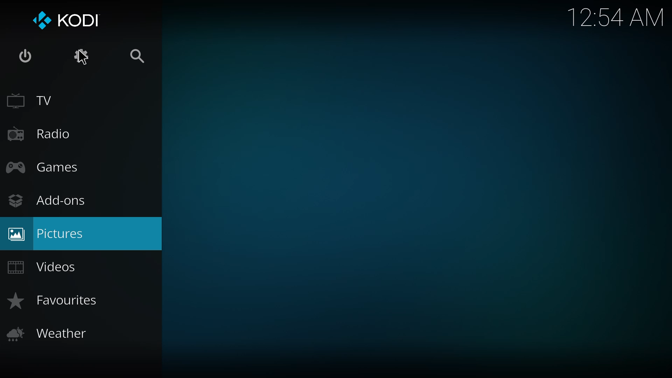  I want to click on add-ons, so click(47, 199).